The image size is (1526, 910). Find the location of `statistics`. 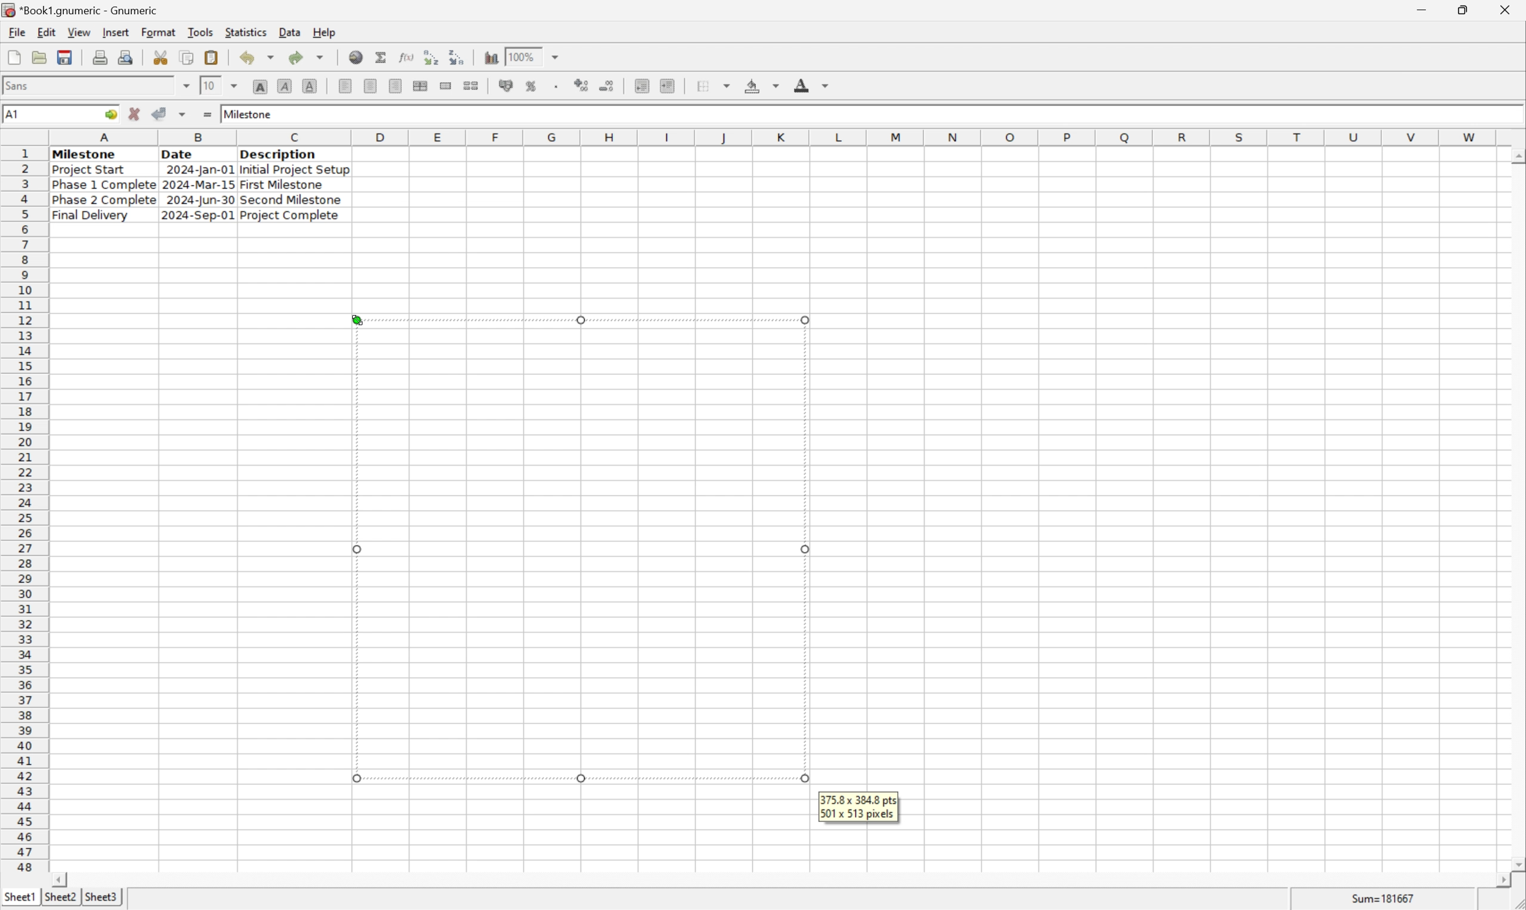

statistics is located at coordinates (247, 32).